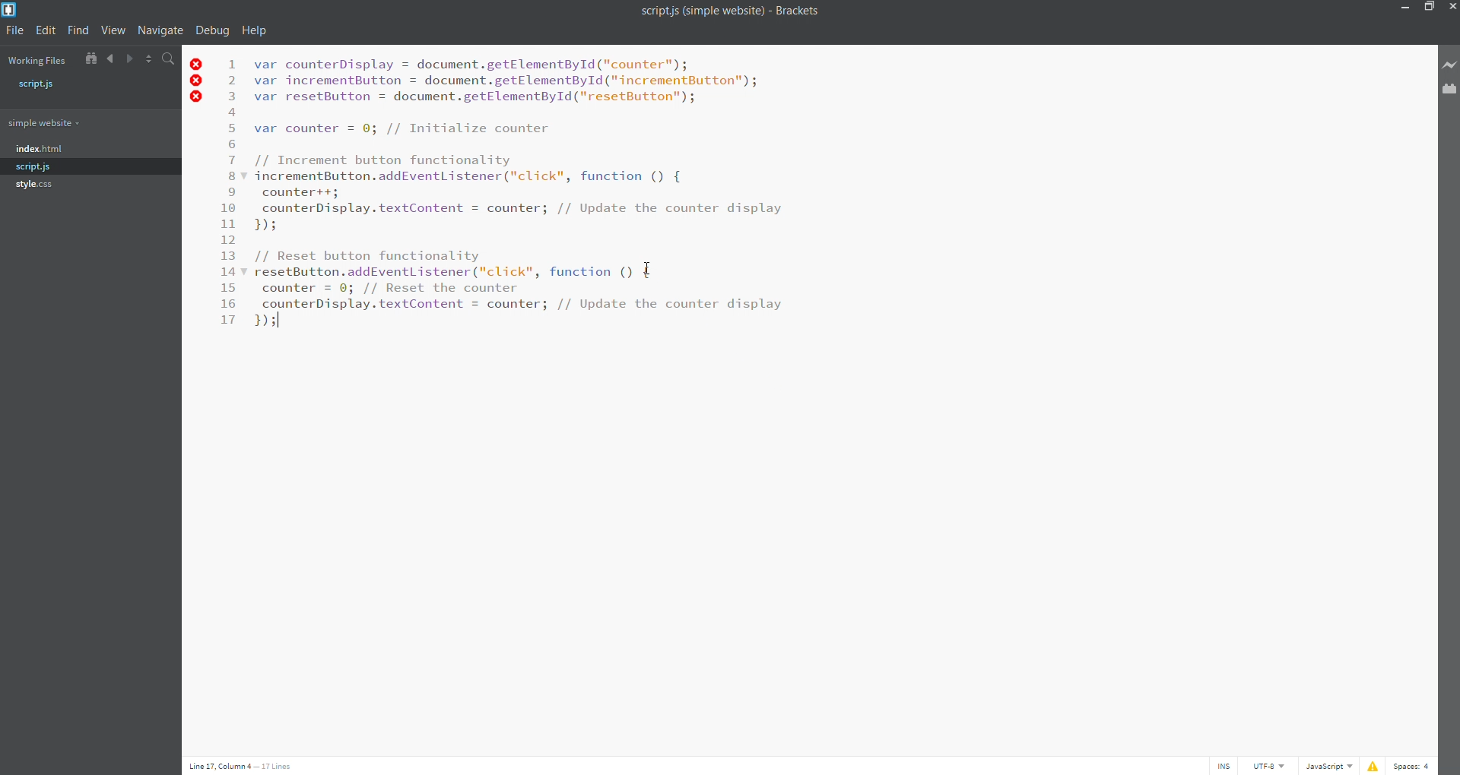 Image resolution: width=1460 pixels, height=775 pixels. I want to click on split editor horizontally/vertically, so click(146, 58).